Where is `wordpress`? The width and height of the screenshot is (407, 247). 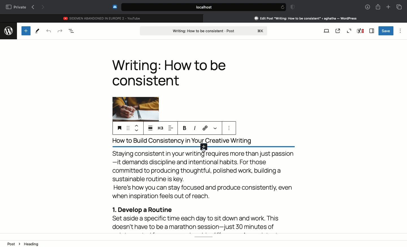
wordpress is located at coordinates (8, 30).